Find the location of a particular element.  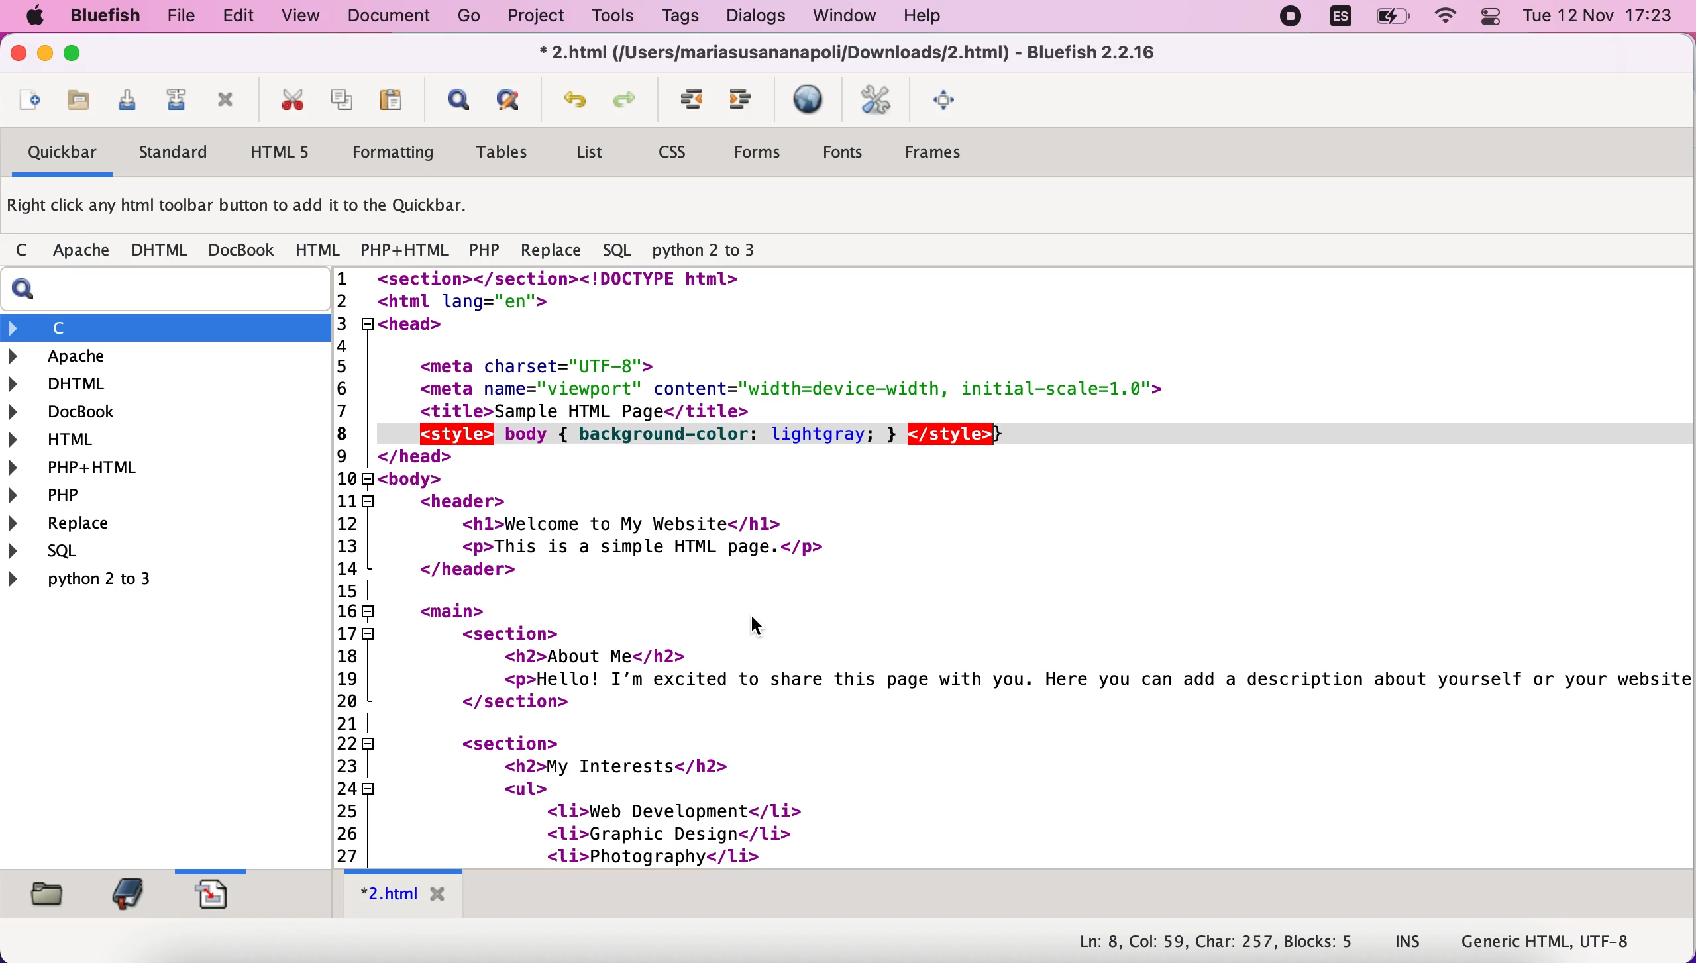

open file is located at coordinates (78, 101).